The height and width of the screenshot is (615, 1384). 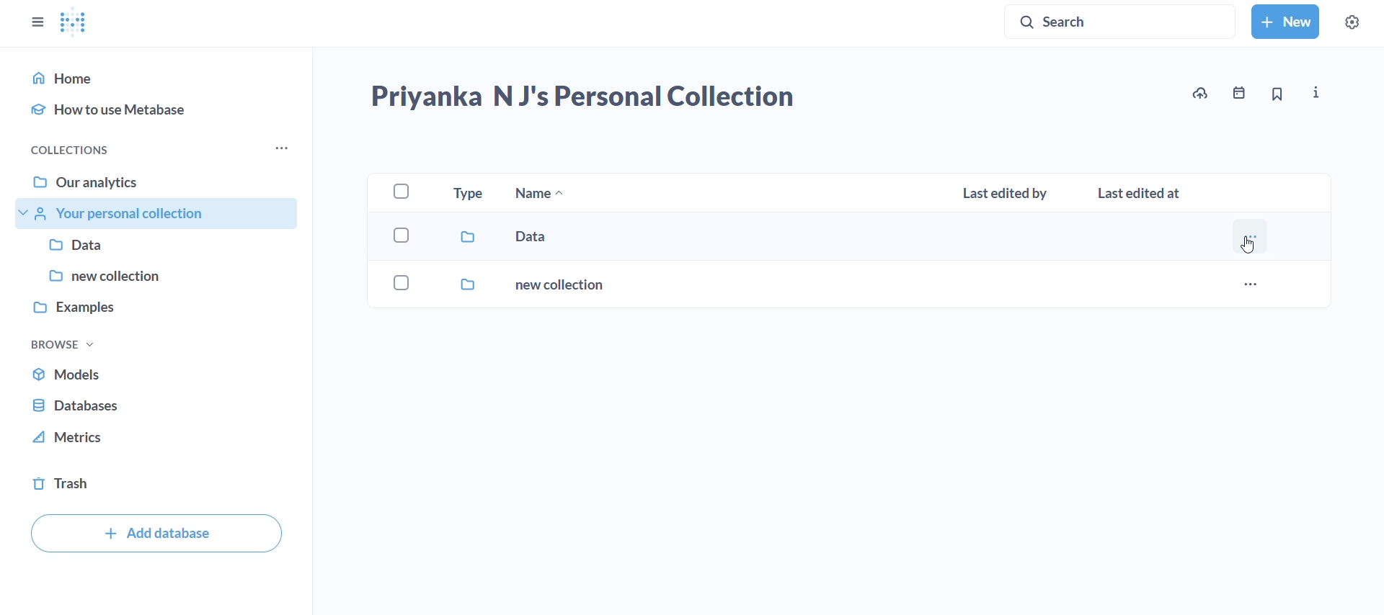 I want to click on last edited at , so click(x=1143, y=194).